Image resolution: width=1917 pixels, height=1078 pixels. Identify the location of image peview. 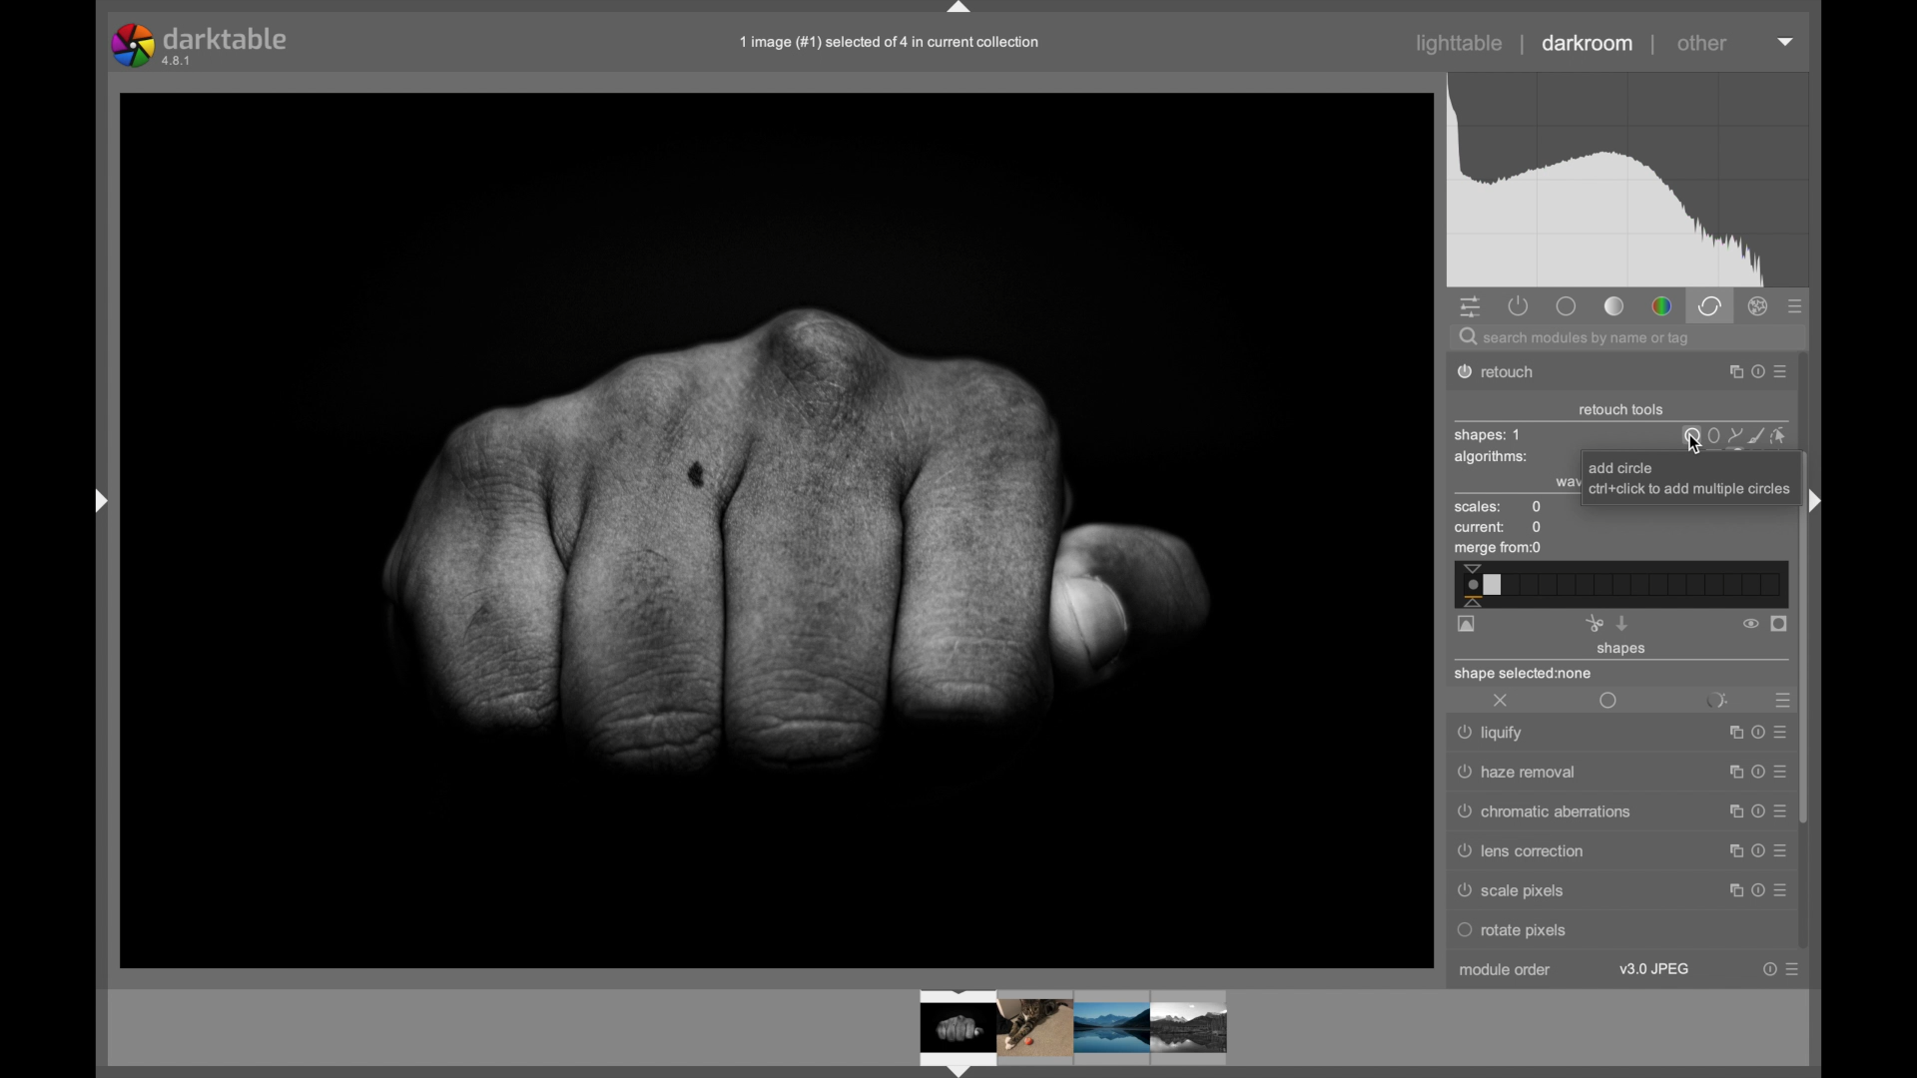
(1053, 1031).